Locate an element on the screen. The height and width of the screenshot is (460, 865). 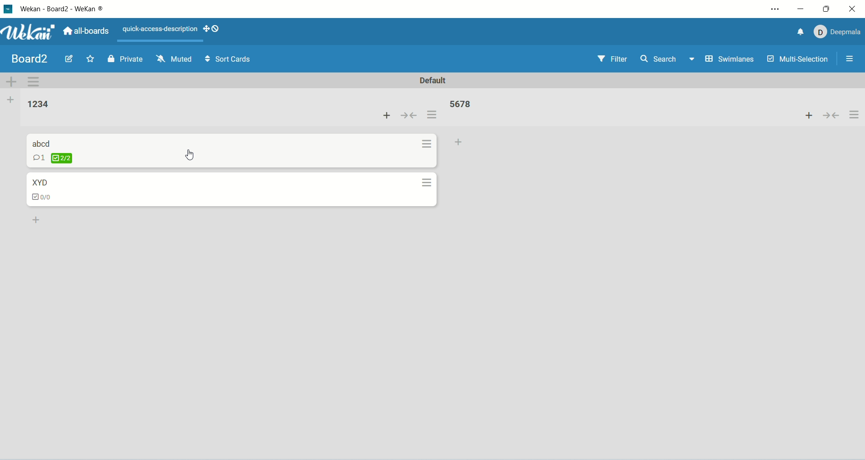
add is located at coordinates (386, 114).